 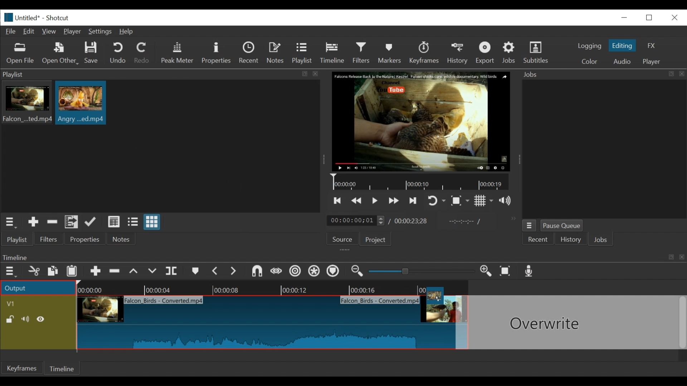 I want to click on toggle player looping, so click(x=437, y=201).